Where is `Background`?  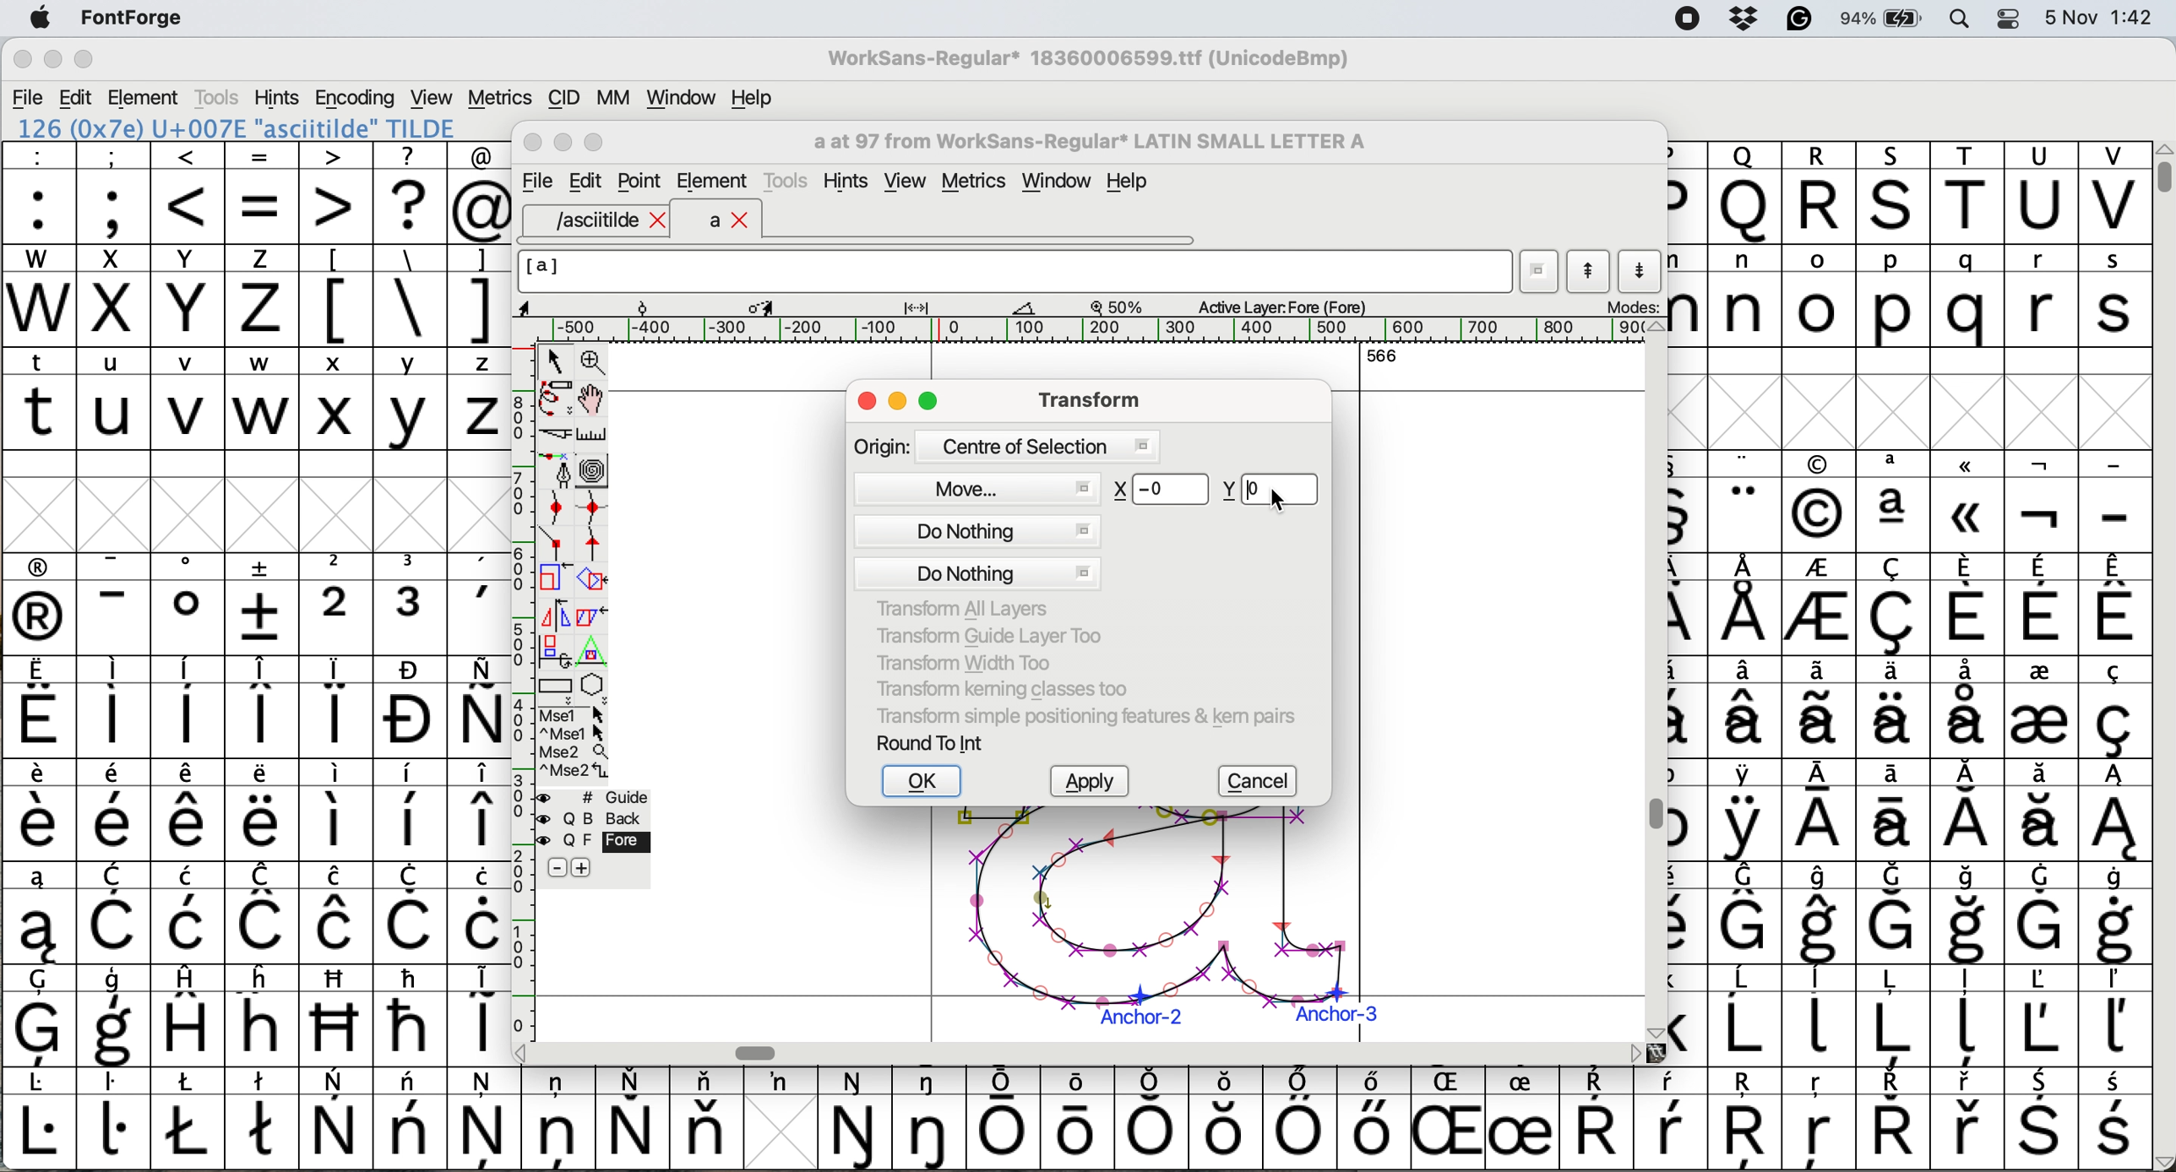
Background is located at coordinates (612, 819).